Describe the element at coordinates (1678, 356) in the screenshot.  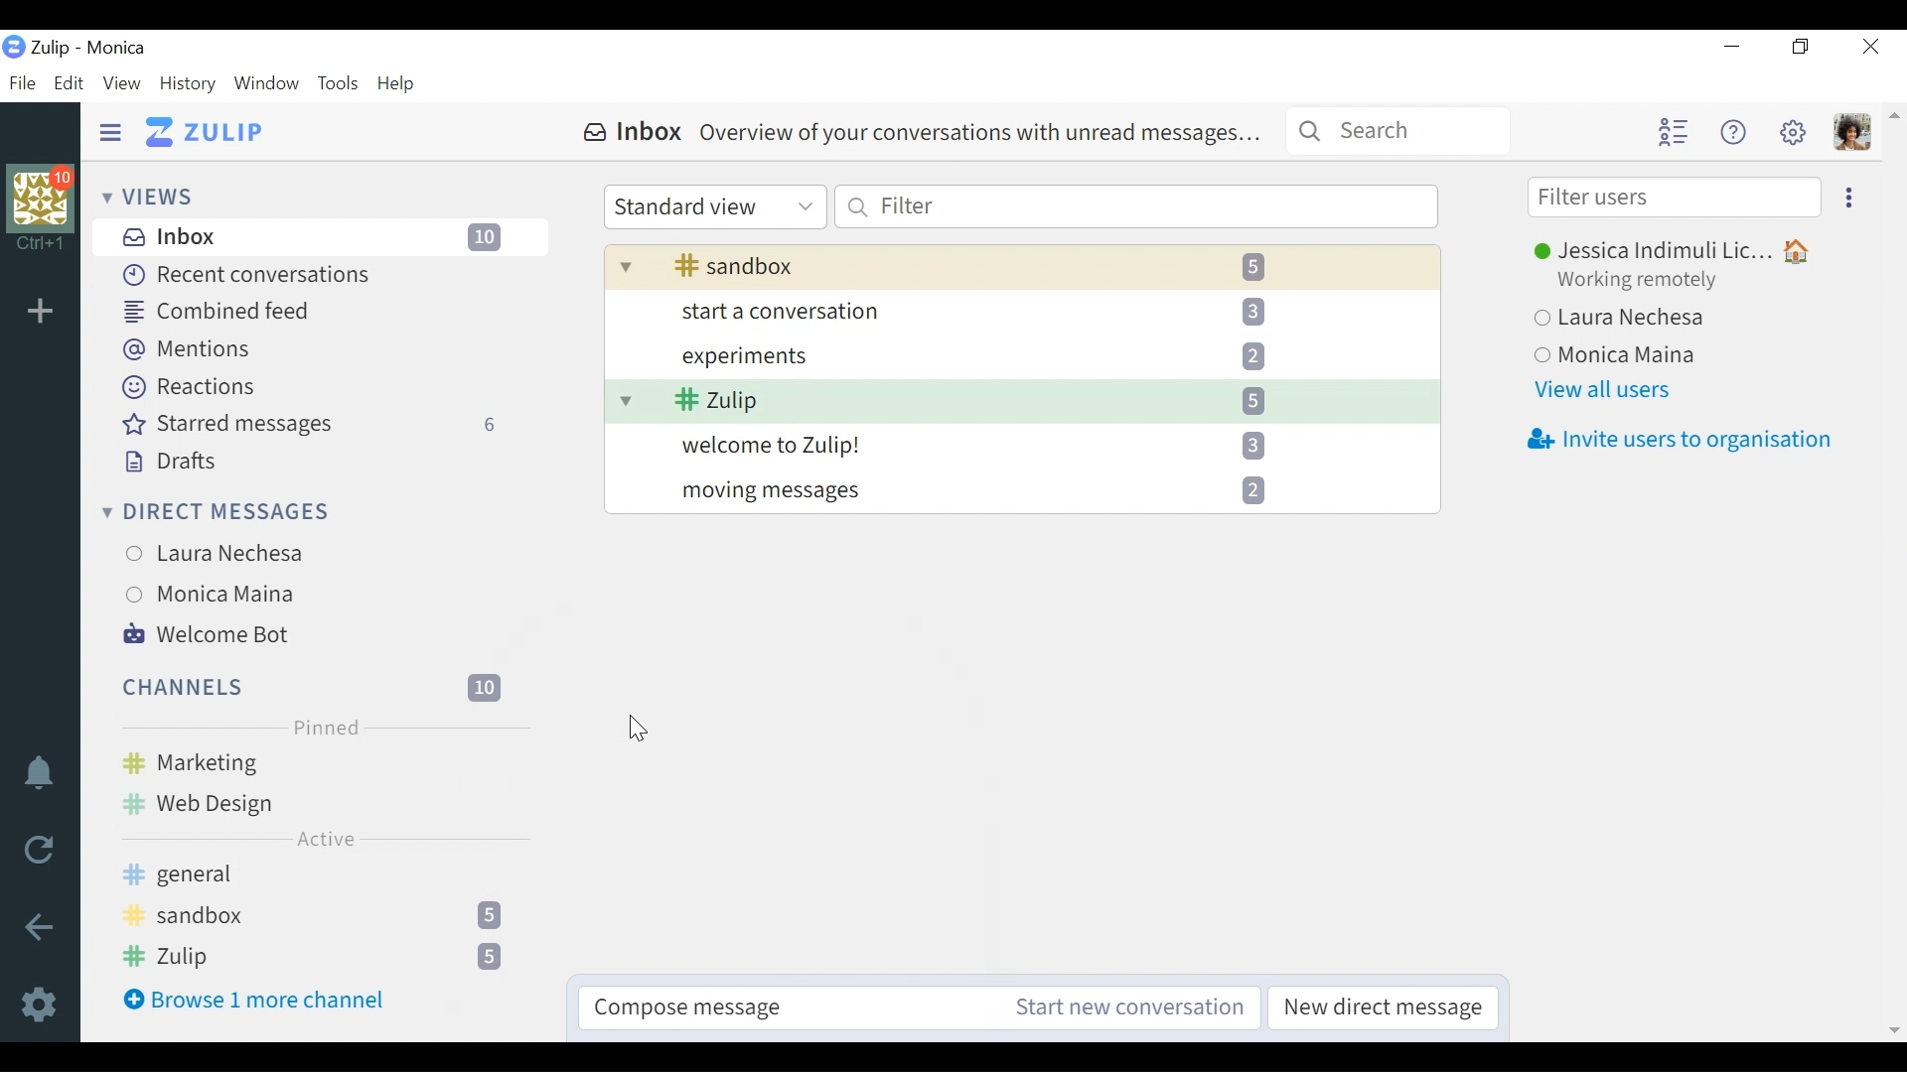
I see `Monica Maina` at that location.